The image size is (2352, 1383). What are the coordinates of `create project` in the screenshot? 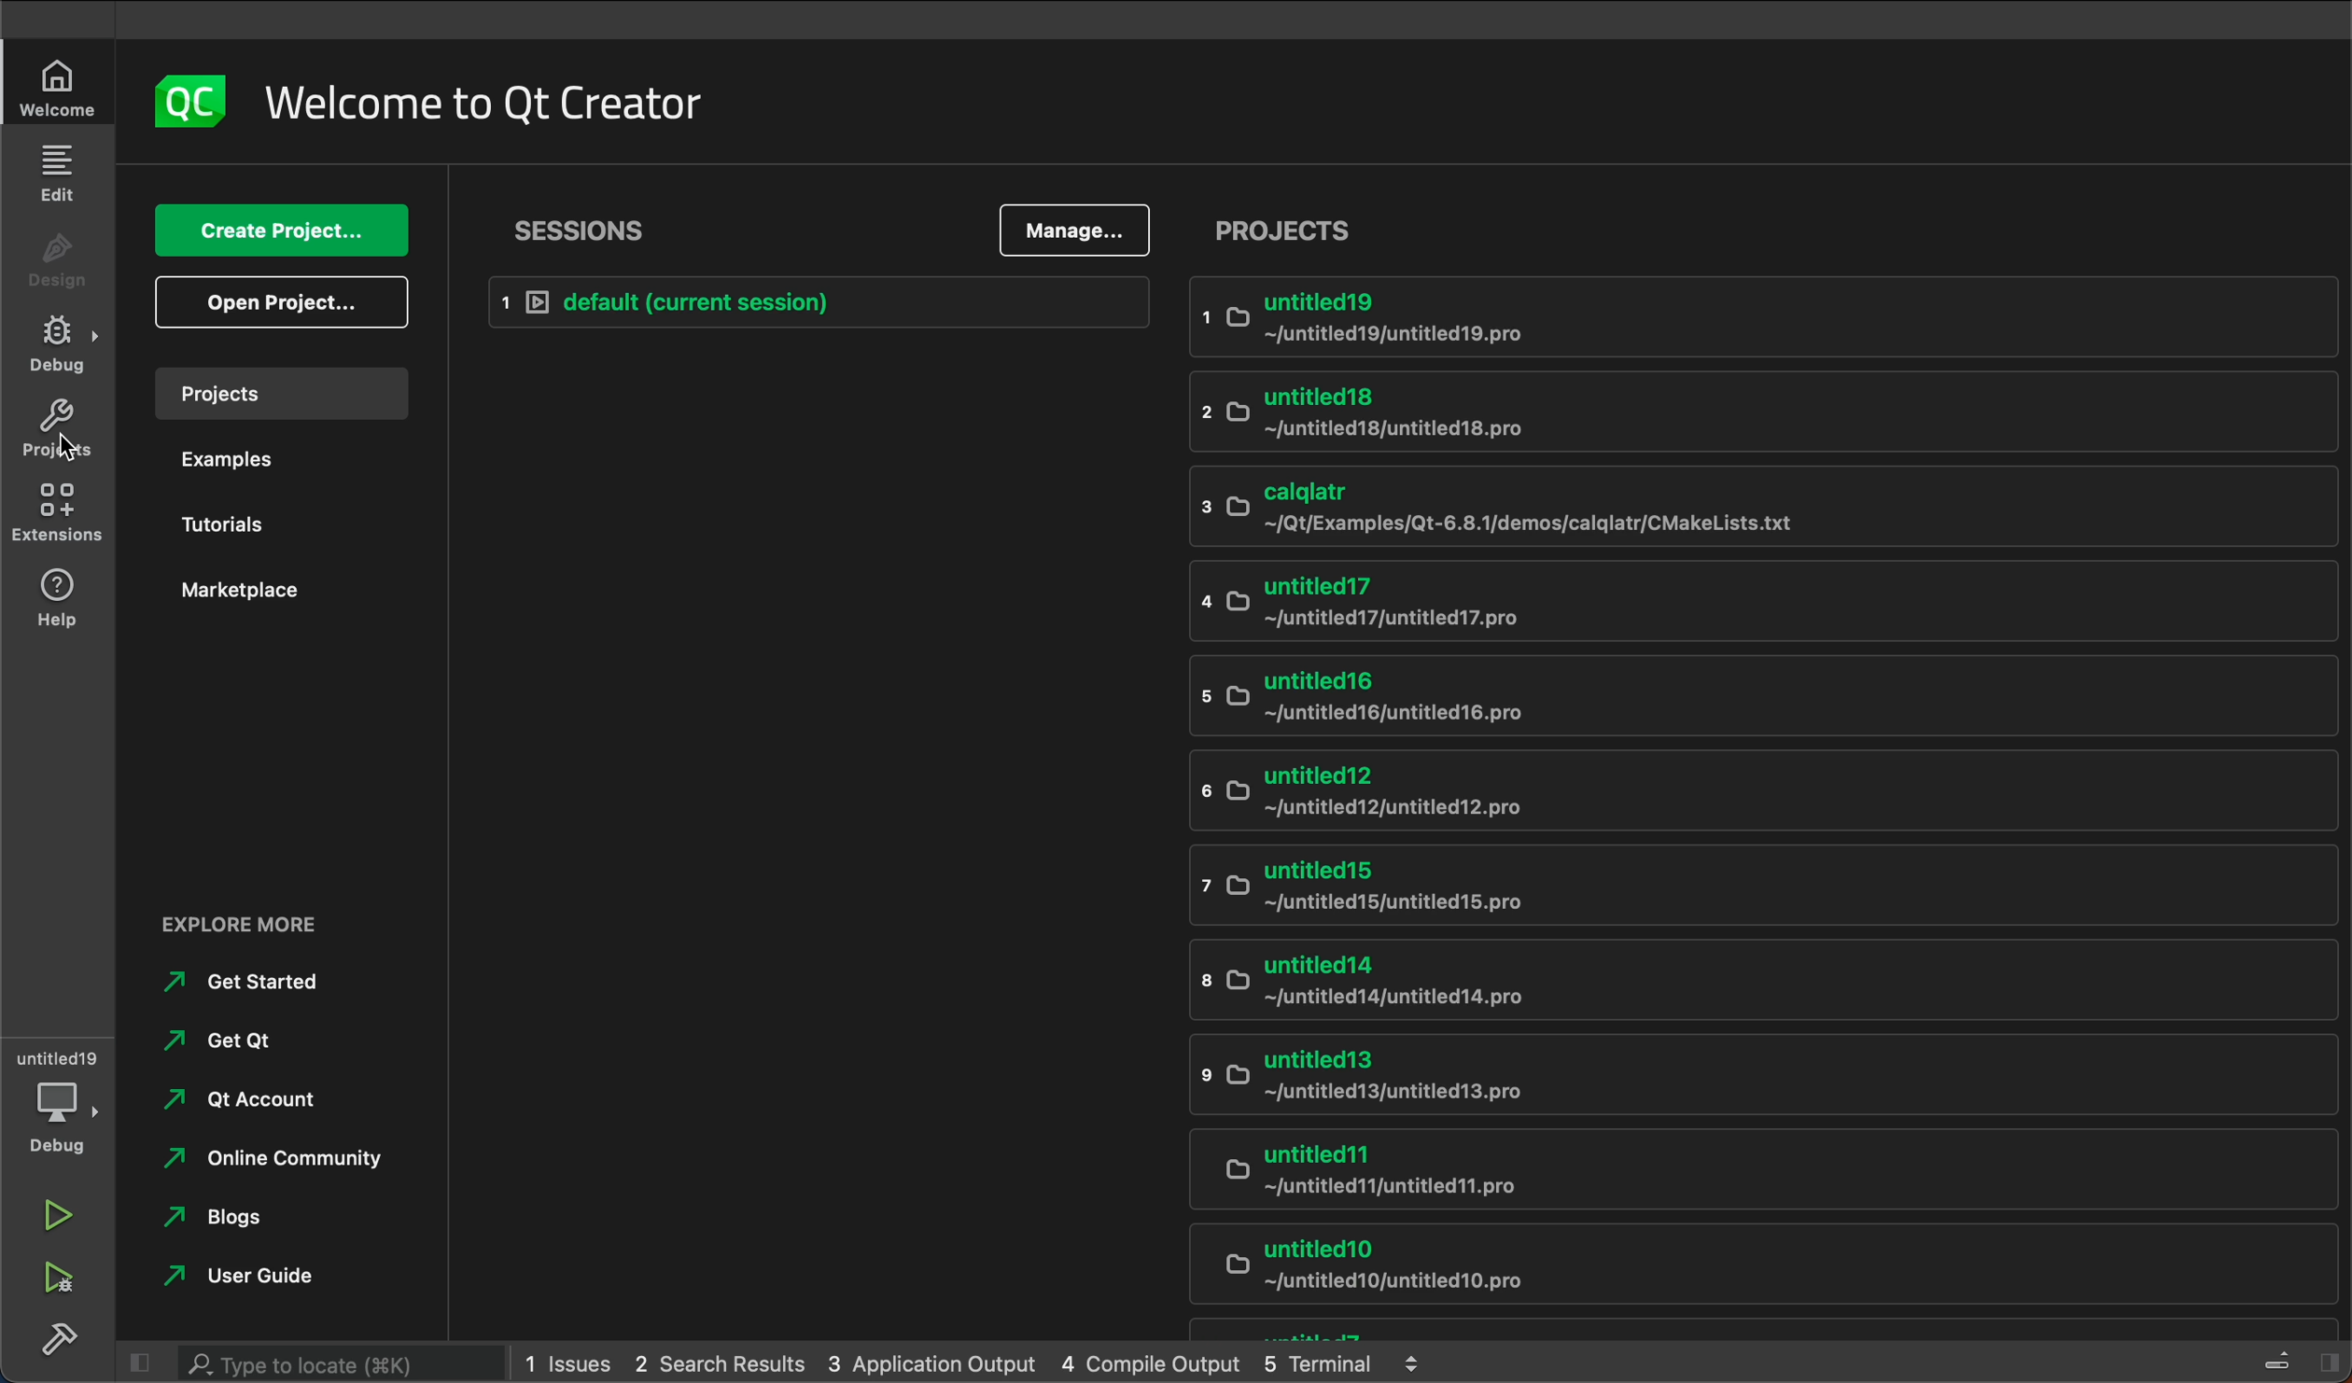 It's located at (277, 234).